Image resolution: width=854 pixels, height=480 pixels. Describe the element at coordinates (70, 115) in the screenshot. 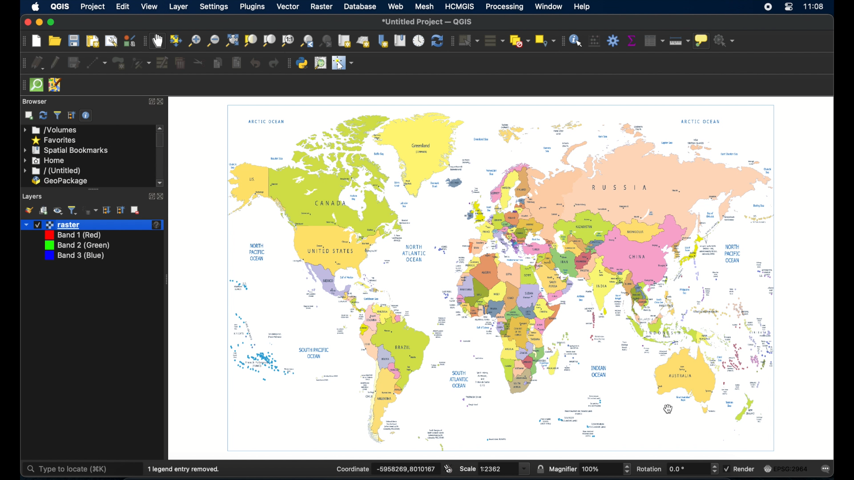

I see `collapse all` at that location.